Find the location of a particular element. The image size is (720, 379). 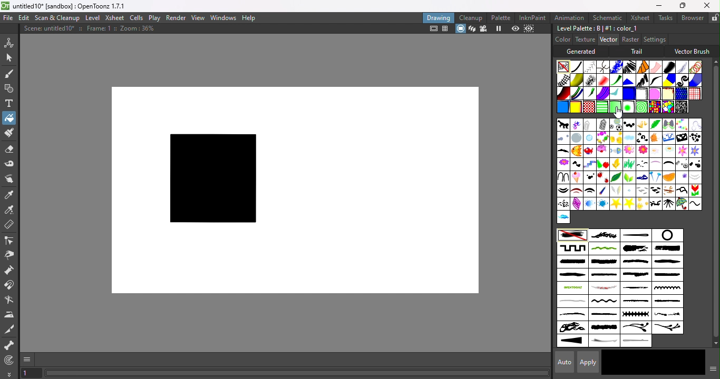

Flow4 is located at coordinates (694, 151).